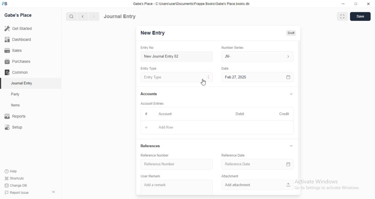  Describe the element at coordinates (151, 146) in the screenshot. I see `References` at that location.